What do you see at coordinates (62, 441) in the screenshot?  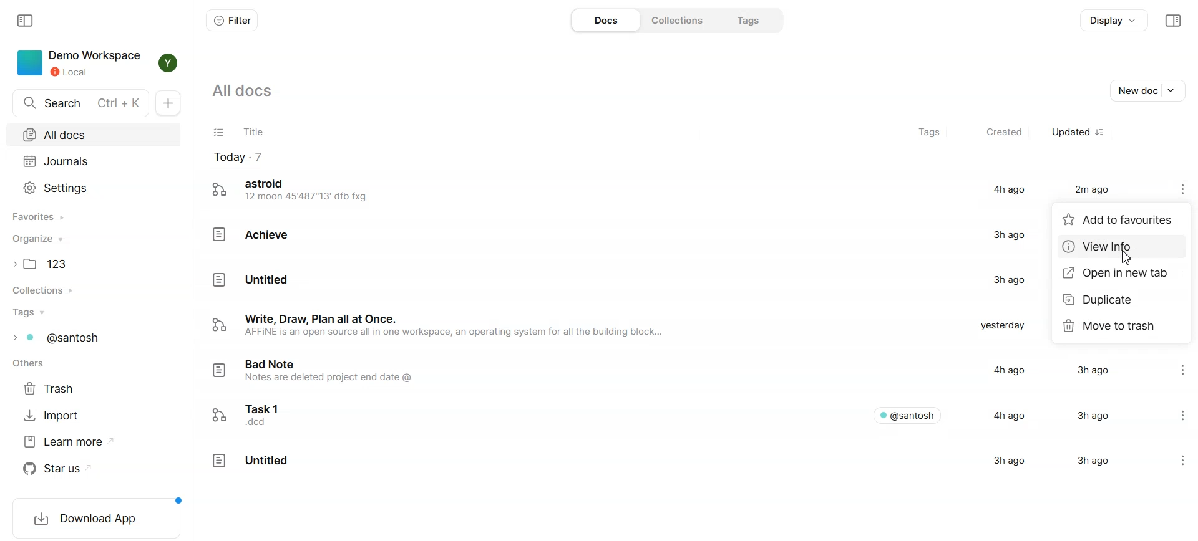 I see `Learn more` at bounding box center [62, 441].